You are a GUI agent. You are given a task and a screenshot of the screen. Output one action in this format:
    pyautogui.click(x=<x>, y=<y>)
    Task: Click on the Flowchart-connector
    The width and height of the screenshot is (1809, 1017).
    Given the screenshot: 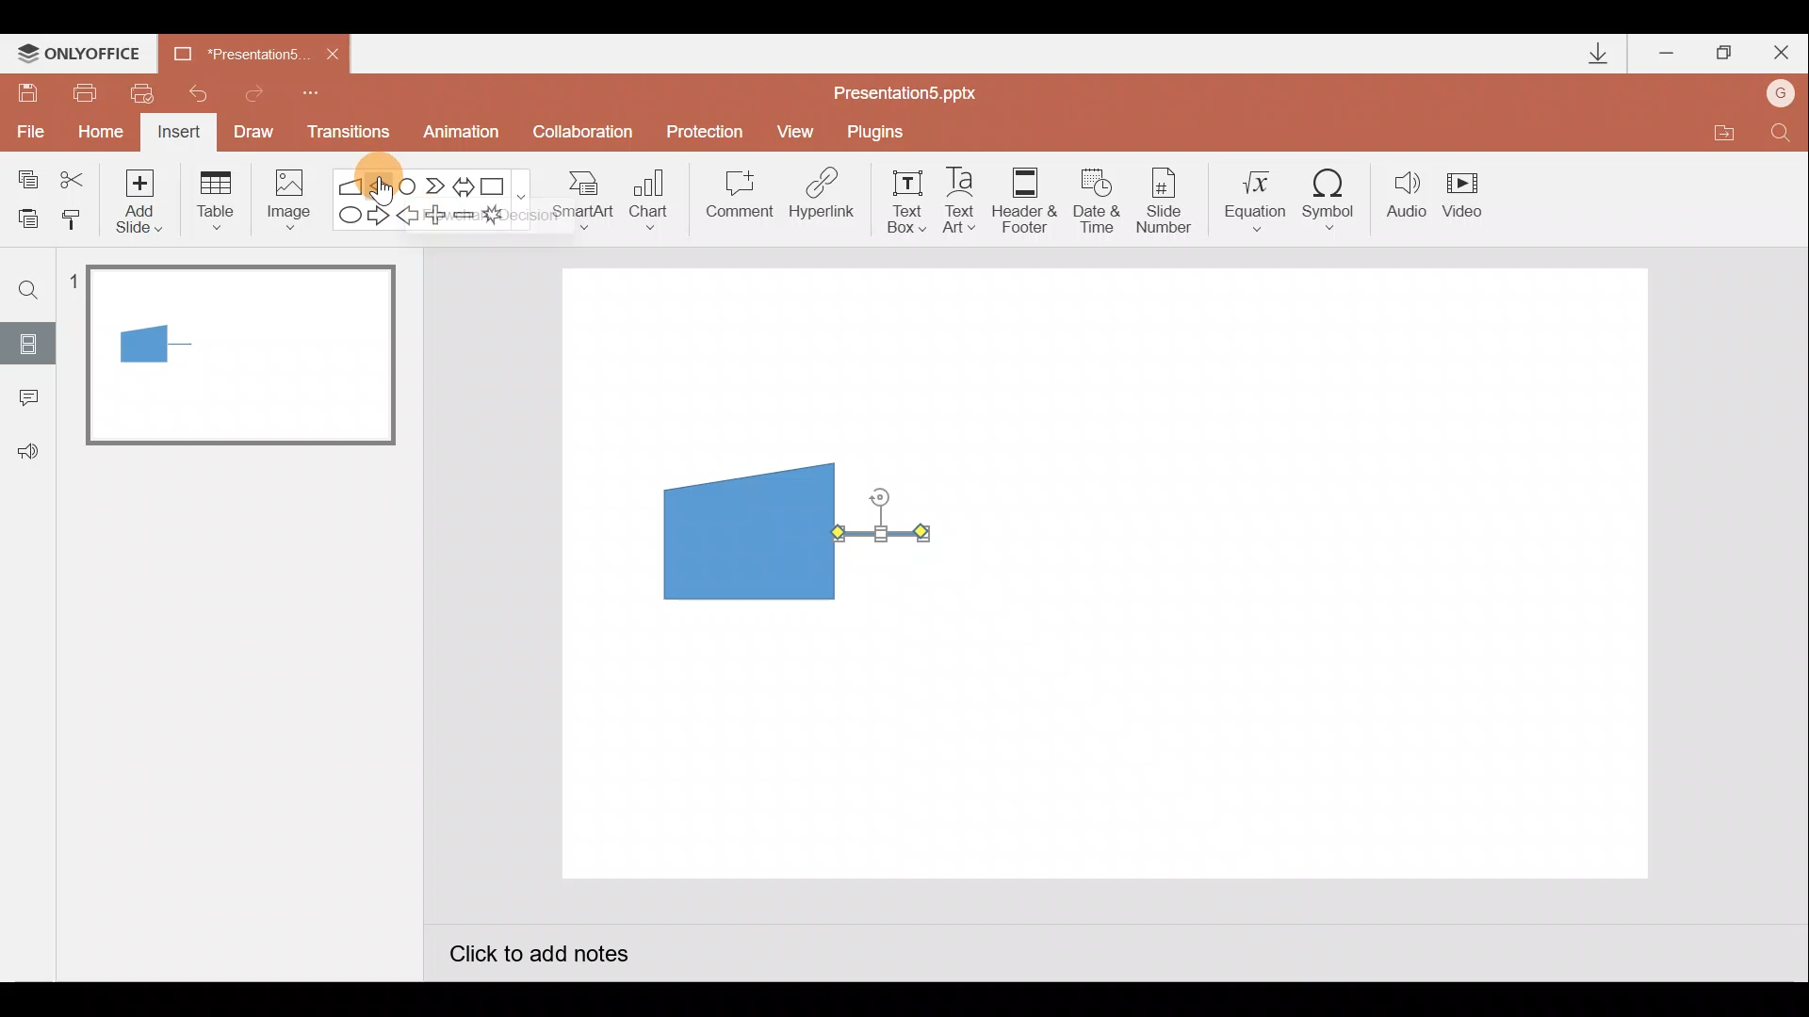 What is the action you would take?
    pyautogui.click(x=409, y=185)
    